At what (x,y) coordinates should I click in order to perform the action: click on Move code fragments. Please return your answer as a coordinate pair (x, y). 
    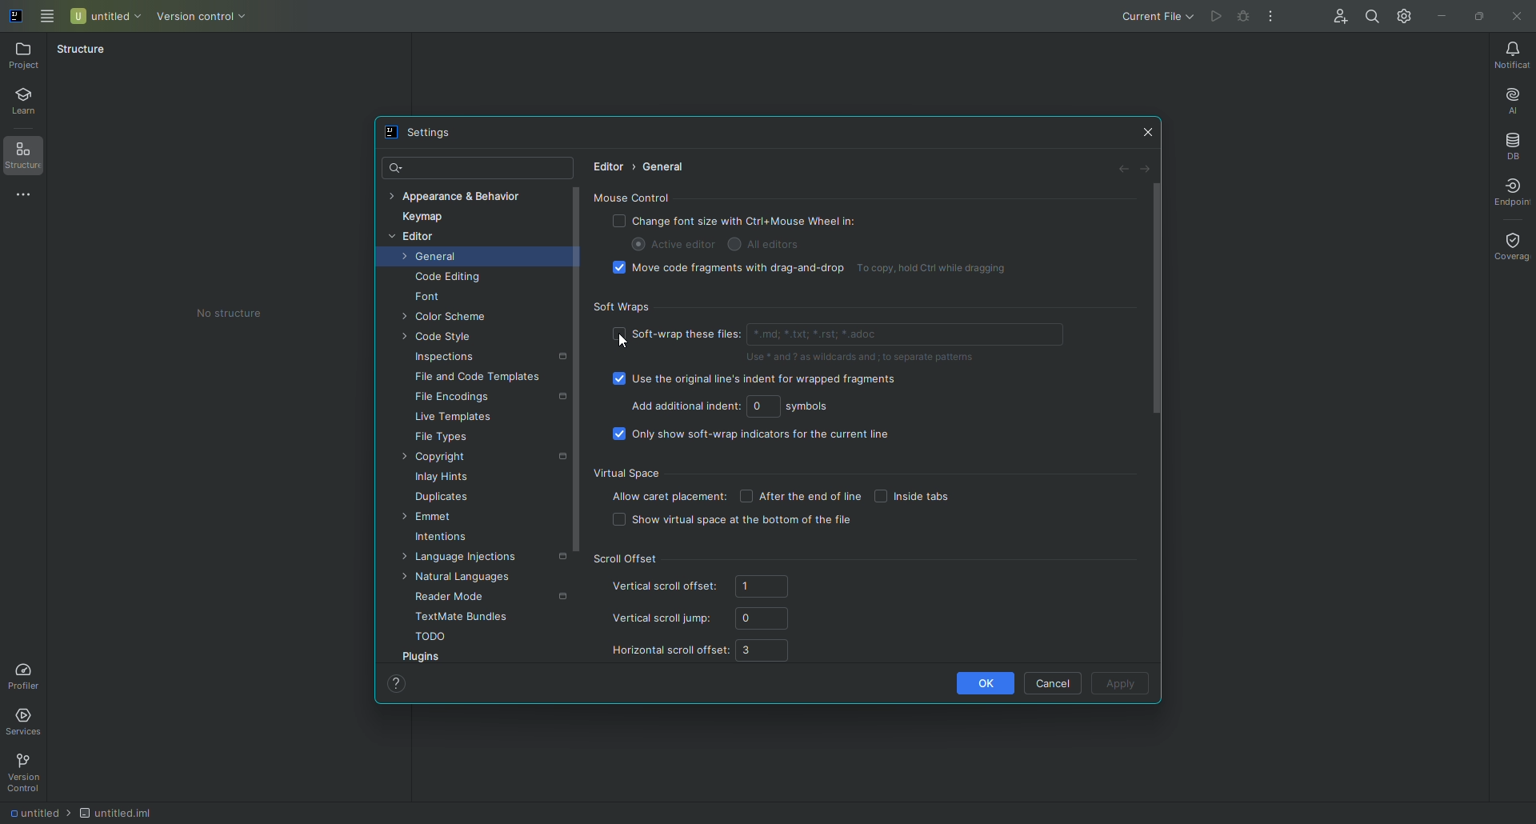
    Looking at the image, I should click on (730, 271).